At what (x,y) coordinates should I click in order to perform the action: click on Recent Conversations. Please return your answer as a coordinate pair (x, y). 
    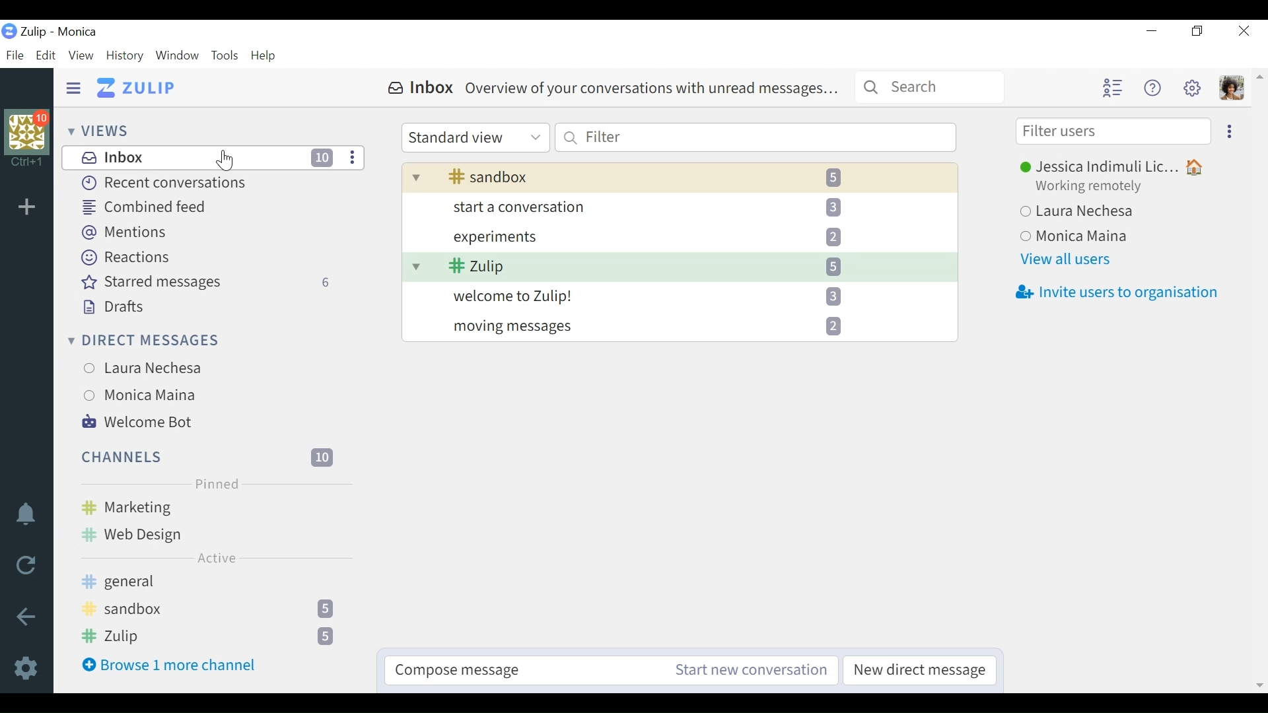
    Looking at the image, I should click on (168, 183).